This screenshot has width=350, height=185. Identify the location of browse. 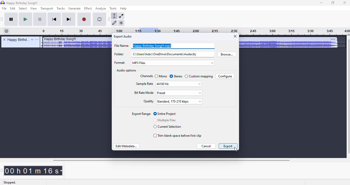
(227, 54).